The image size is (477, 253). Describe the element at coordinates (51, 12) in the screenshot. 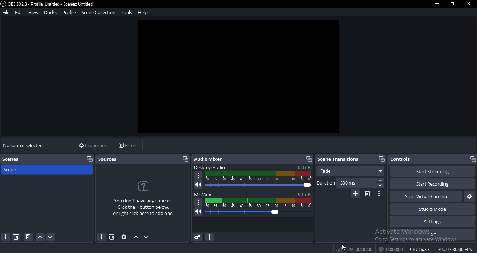

I see `docks` at that location.